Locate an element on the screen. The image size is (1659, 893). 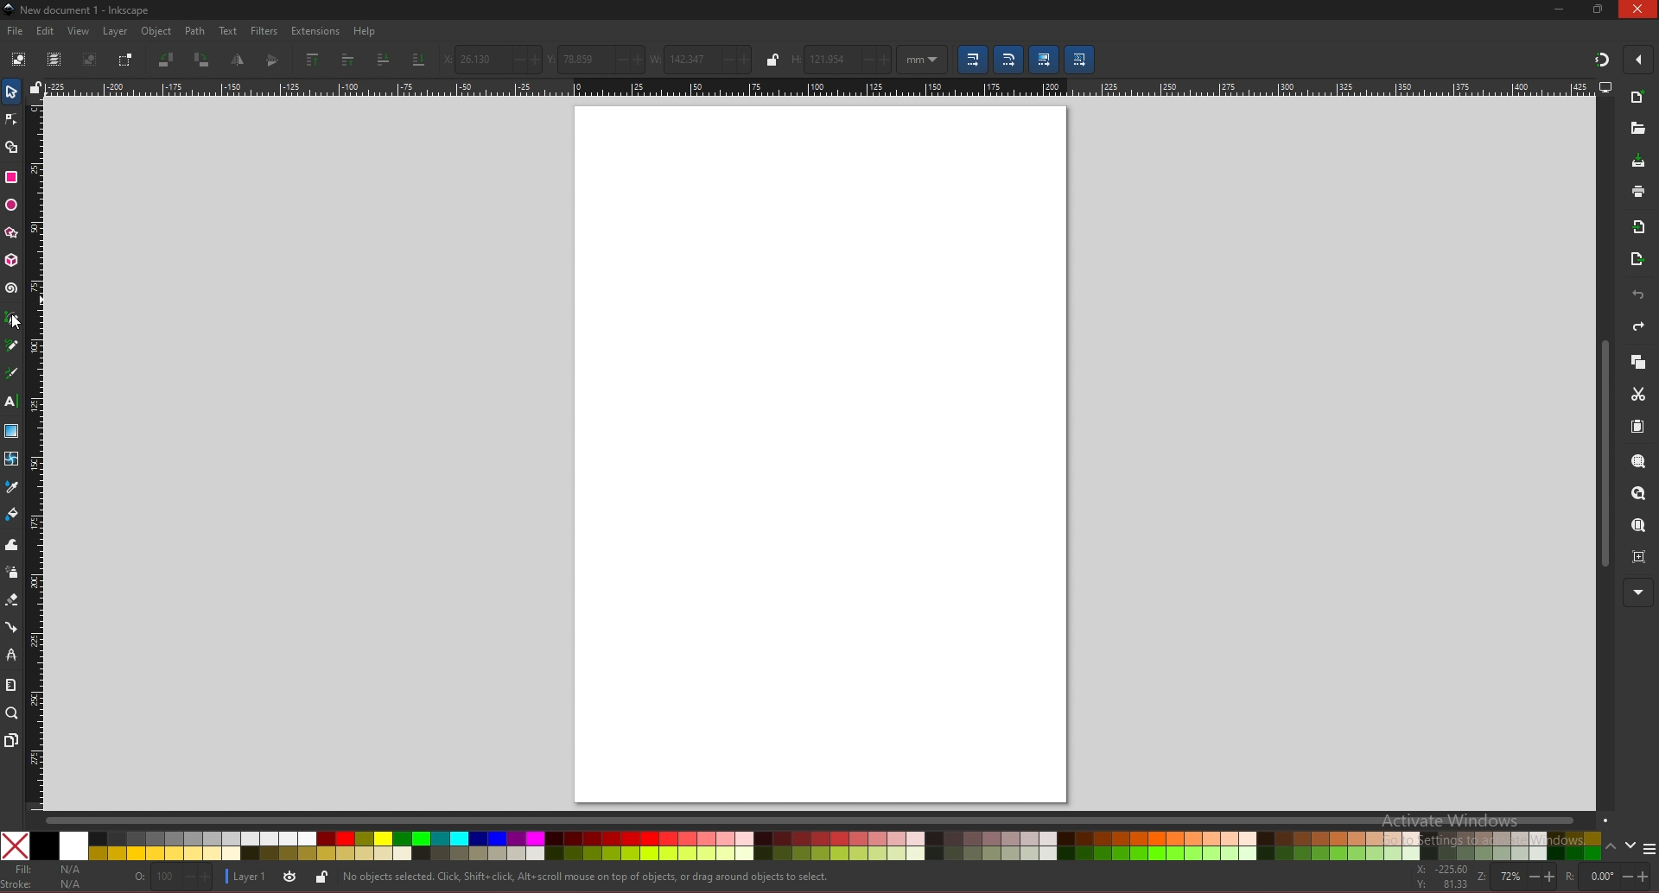
zoom is located at coordinates (1516, 877).